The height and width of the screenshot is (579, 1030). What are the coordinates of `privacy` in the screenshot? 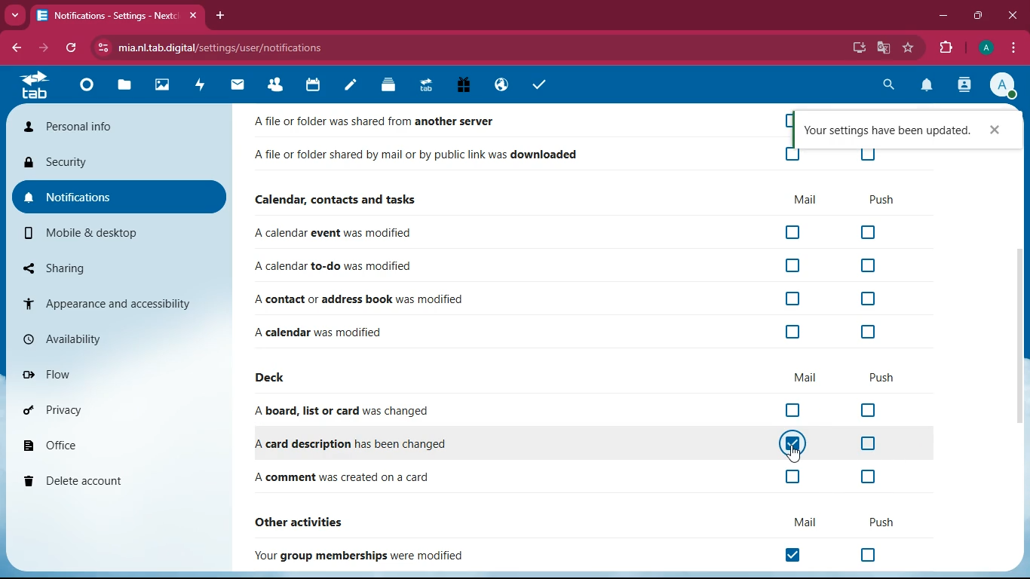 It's located at (113, 409).